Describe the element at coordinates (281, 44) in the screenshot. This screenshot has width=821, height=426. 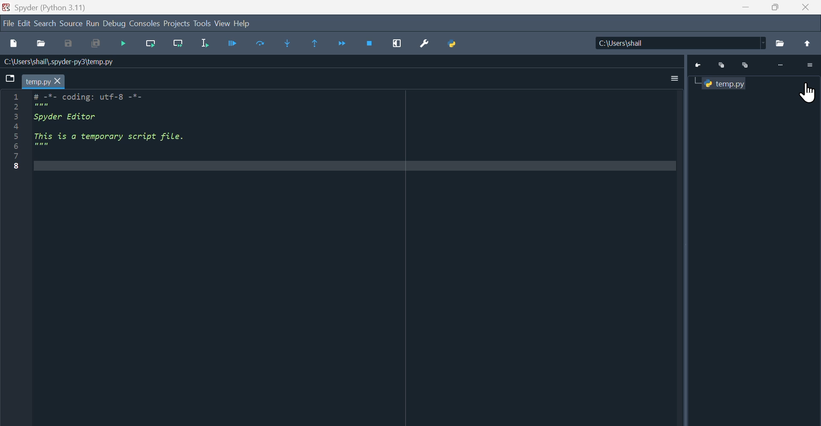
I see `Step into function` at that location.